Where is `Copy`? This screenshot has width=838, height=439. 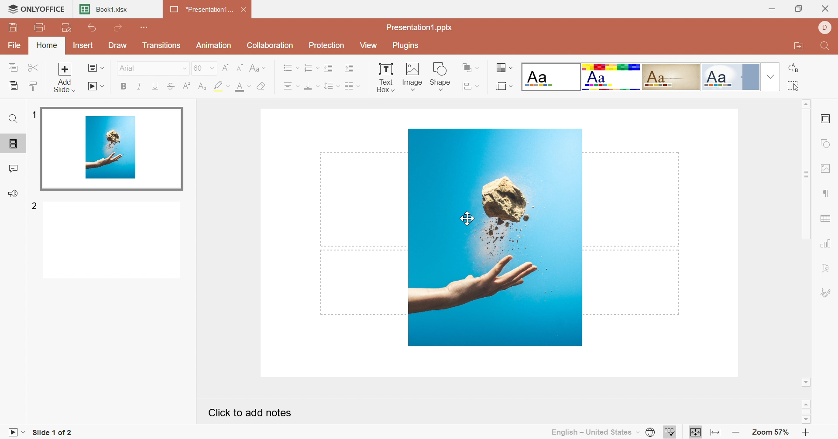 Copy is located at coordinates (13, 66).